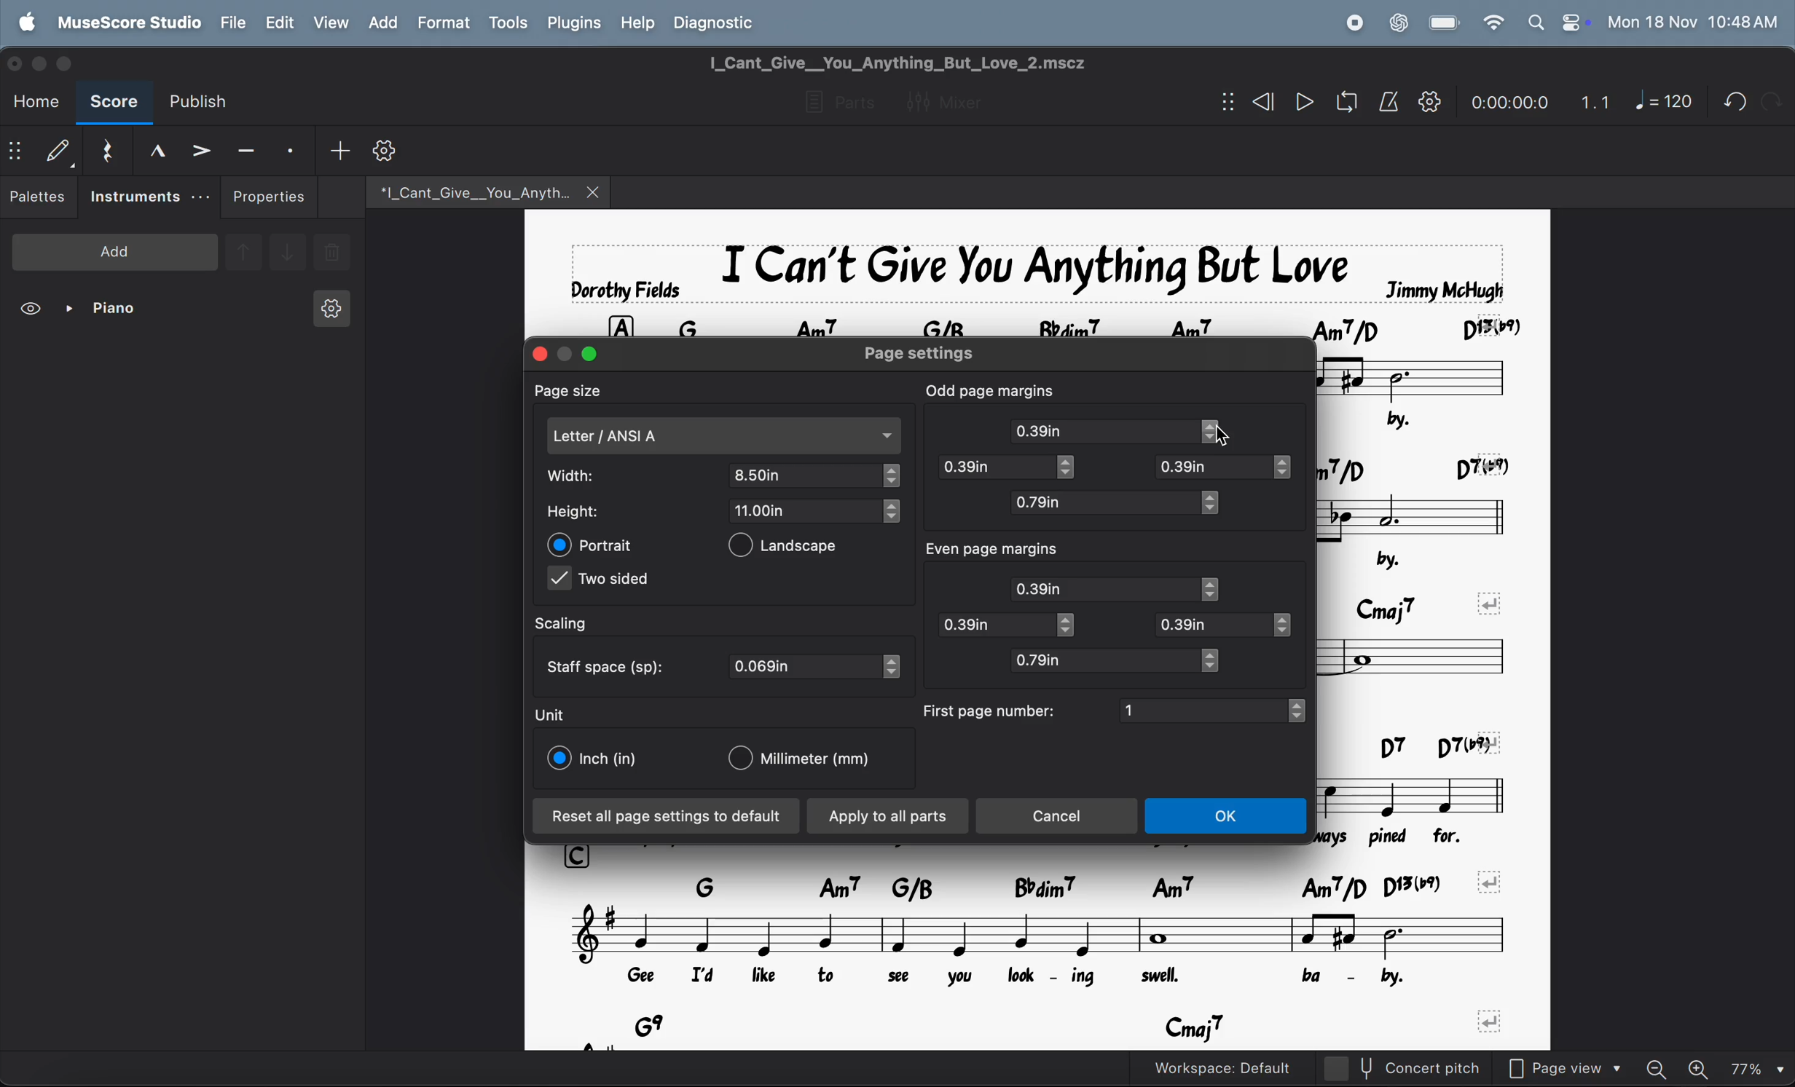 This screenshot has width=1795, height=1087. What do you see at coordinates (1224, 103) in the screenshot?
I see `show/hide` at bounding box center [1224, 103].